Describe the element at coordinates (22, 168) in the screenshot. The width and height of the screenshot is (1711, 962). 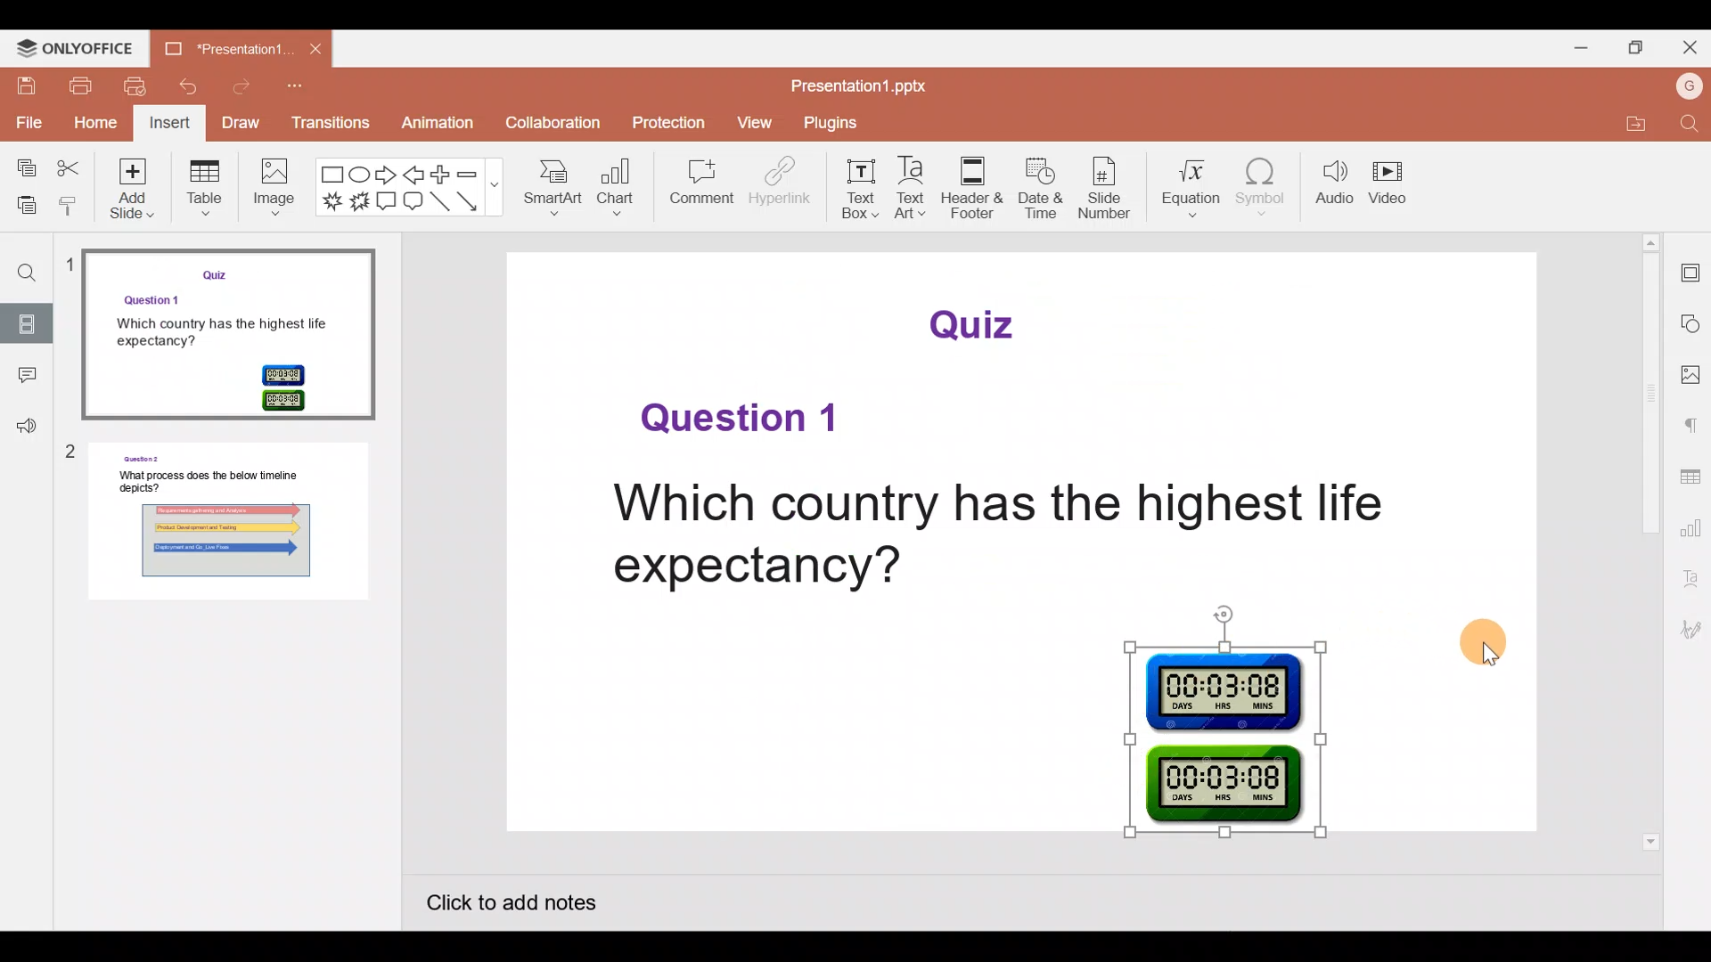
I see `Copy` at that location.